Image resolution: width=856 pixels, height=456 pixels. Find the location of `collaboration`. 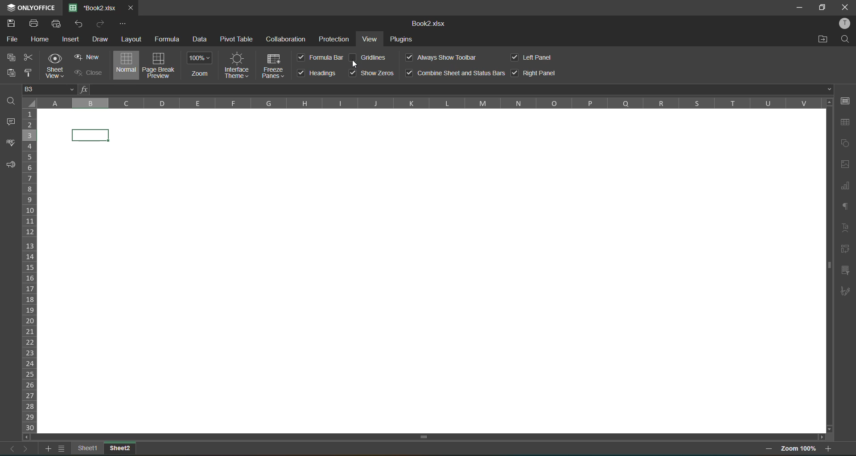

collaboration is located at coordinates (285, 39).